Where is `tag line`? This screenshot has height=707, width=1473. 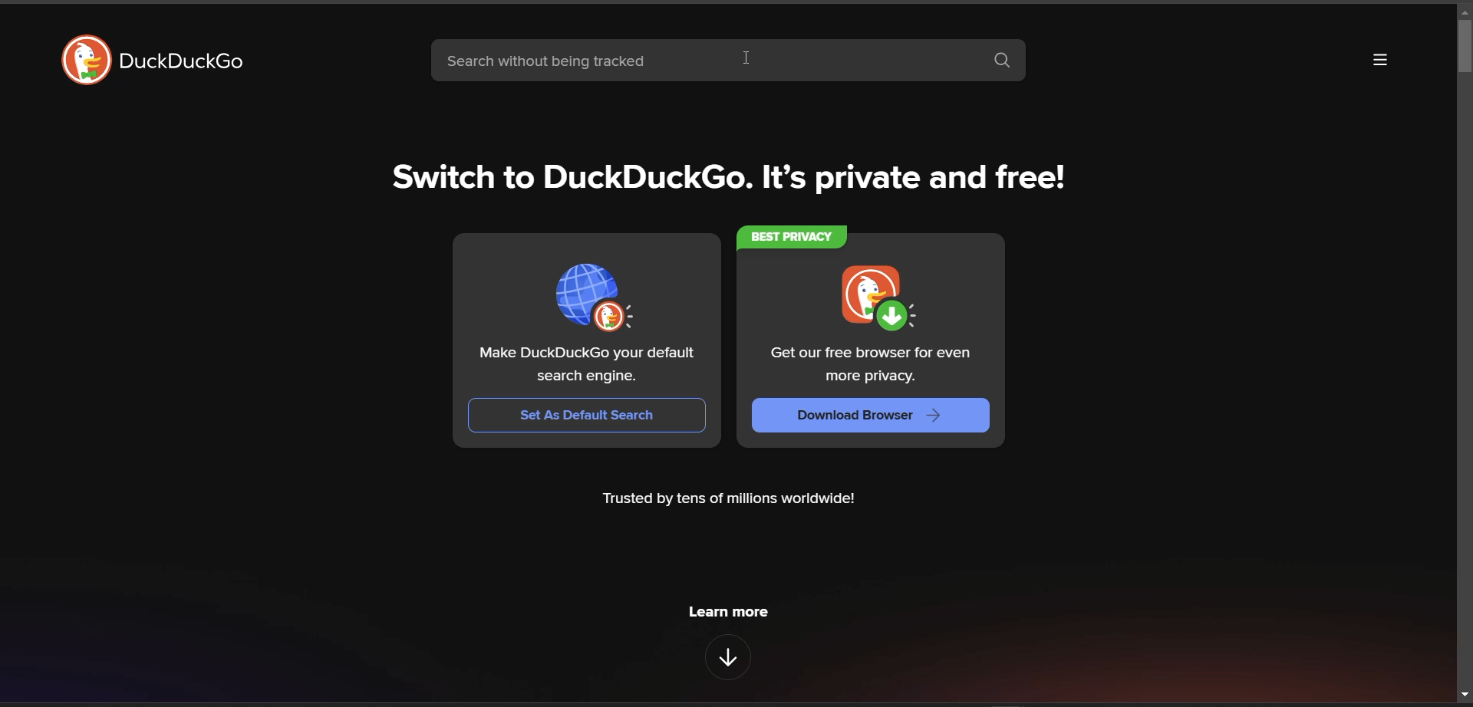
tag line is located at coordinates (733, 182).